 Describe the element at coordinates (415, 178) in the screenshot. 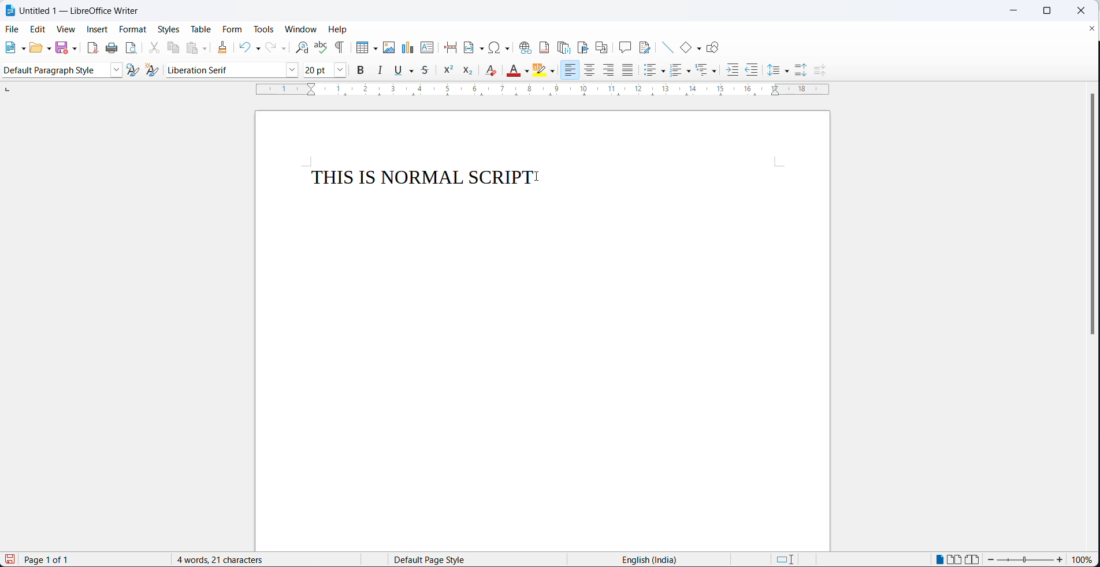

I see `THIS IS NORMAL SCRIPT` at that location.